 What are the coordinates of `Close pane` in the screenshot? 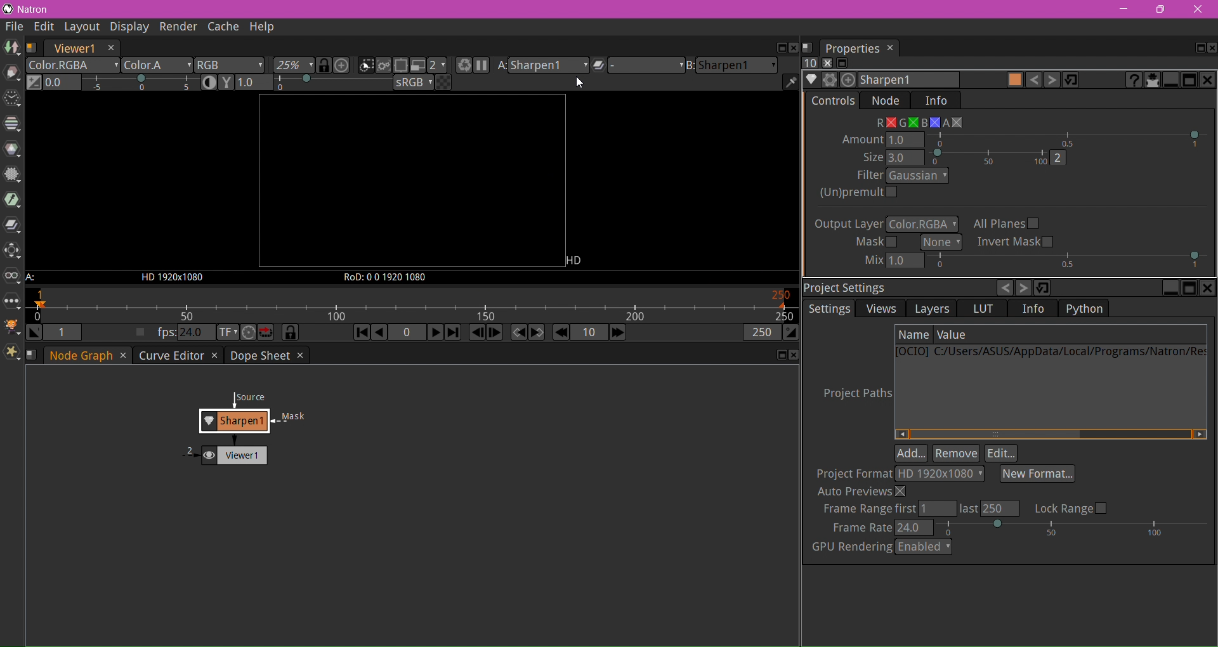 It's located at (1209, 79).